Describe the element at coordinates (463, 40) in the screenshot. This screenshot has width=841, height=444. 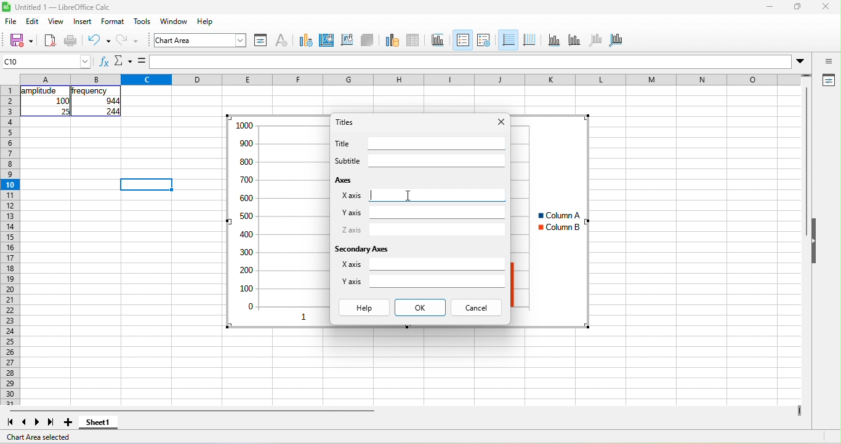
I see `legend on\off` at that location.